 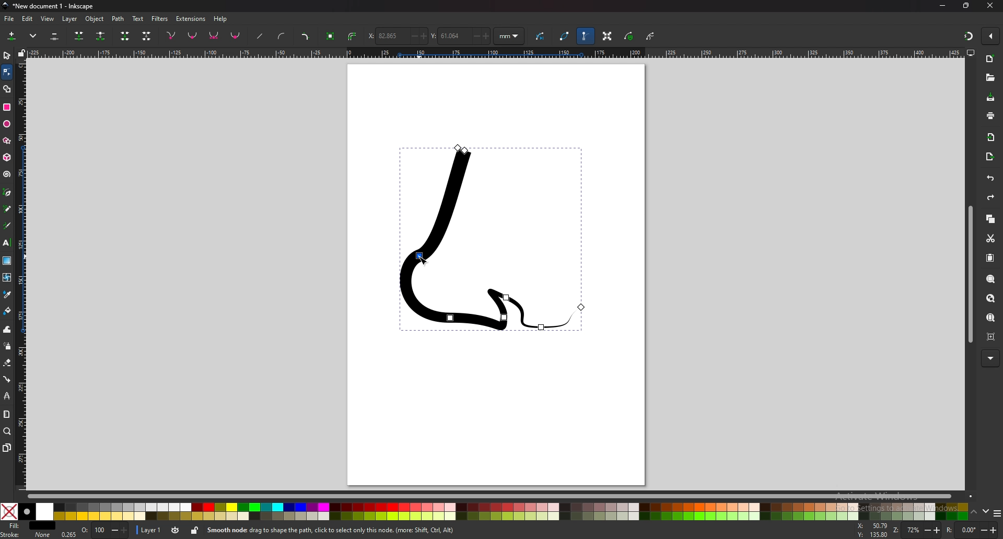 I want to click on object, so click(x=96, y=19).